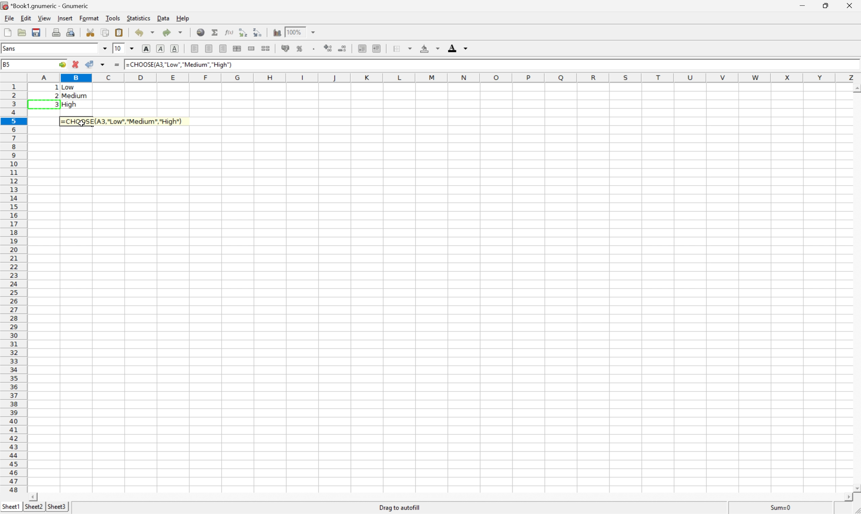  I want to click on View, so click(43, 17).